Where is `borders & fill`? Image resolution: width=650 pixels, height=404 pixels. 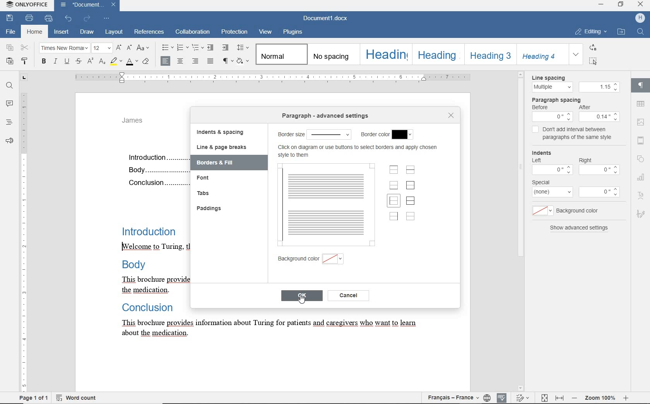 borders & fill is located at coordinates (225, 163).